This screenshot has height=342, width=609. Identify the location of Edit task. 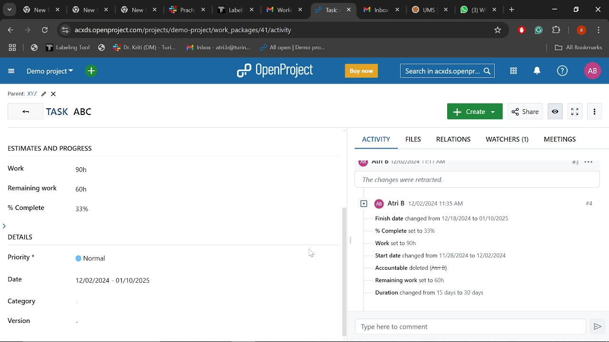
(43, 94).